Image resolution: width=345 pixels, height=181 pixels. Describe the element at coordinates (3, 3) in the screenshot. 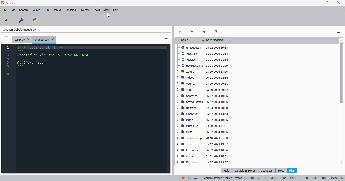

I see `logo` at that location.